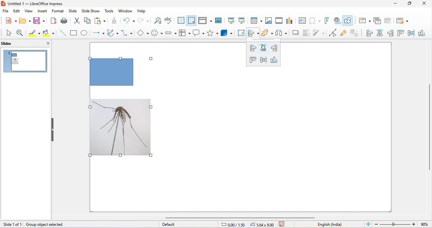 The image size is (432, 228). I want to click on hide, so click(54, 129).